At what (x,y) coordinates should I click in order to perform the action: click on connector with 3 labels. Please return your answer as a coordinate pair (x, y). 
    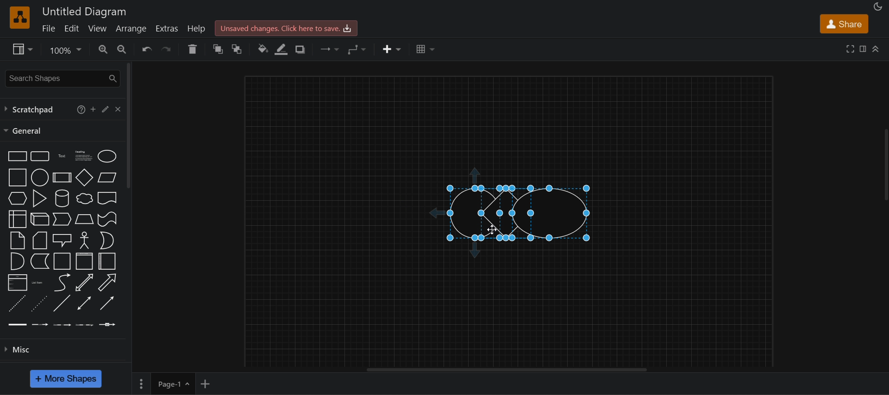
    Looking at the image, I should click on (85, 324).